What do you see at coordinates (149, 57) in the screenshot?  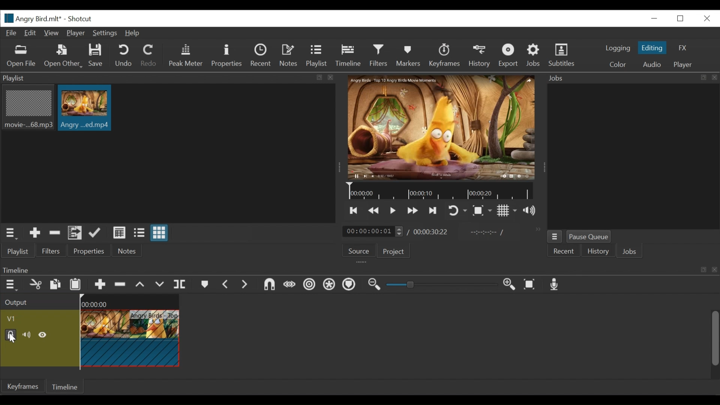 I see `Redo` at bounding box center [149, 57].